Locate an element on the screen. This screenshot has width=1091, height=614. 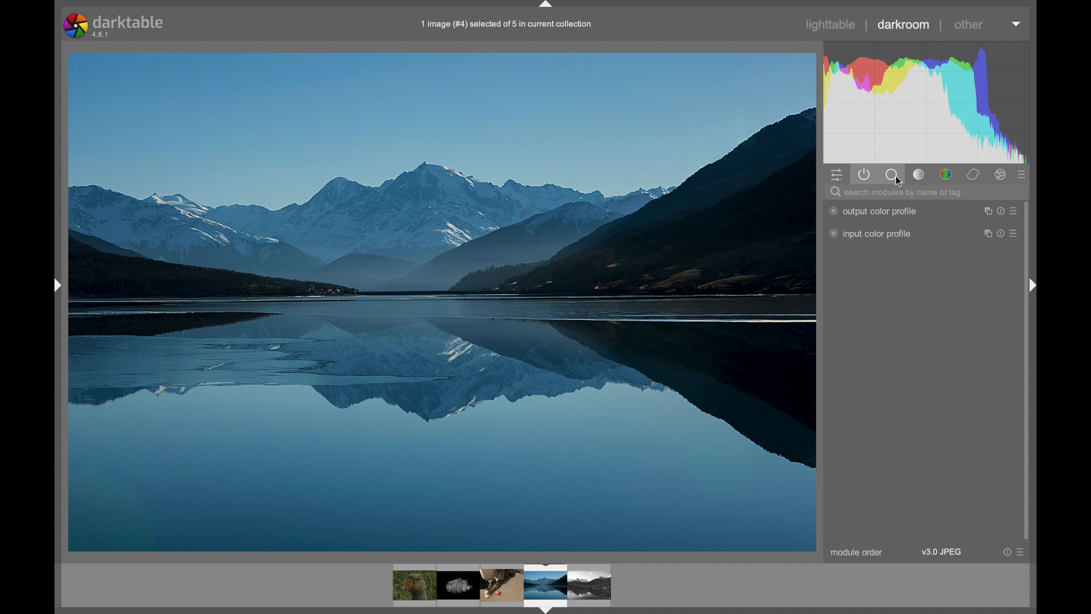
filename is located at coordinates (507, 24).